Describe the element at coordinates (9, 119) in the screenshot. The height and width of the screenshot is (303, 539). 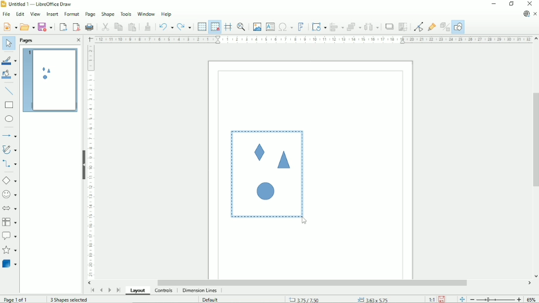
I see `Ellipse` at that location.